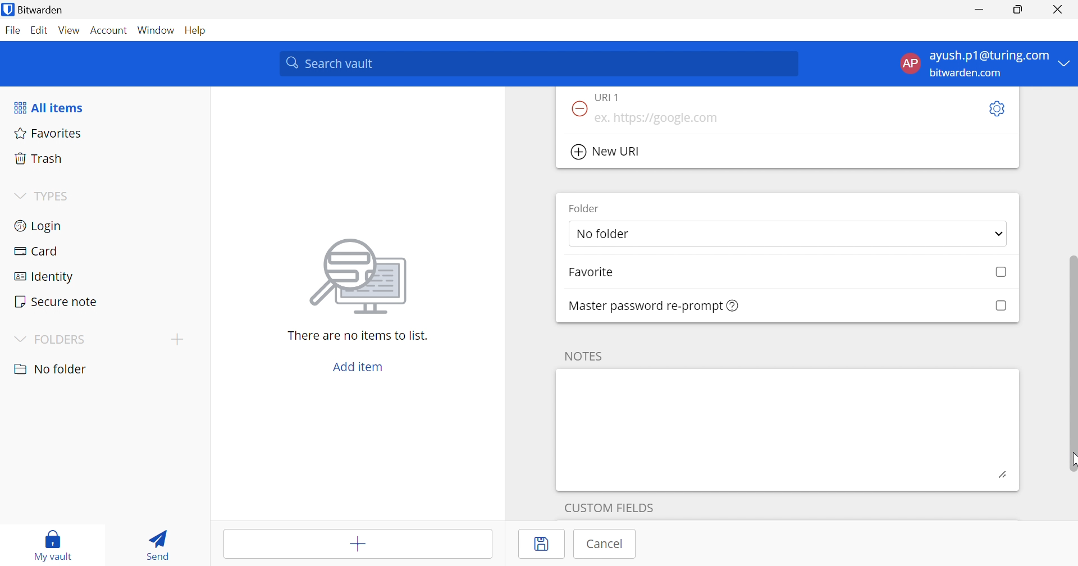 The image size is (1078, 566). What do you see at coordinates (198, 30) in the screenshot?
I see `Help` at bounding box center [198, 30].